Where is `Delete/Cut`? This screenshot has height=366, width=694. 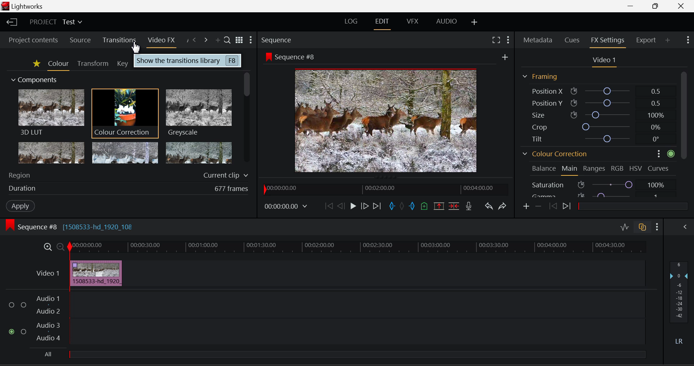 Delete/Cut is located at coordinates (455, 206).